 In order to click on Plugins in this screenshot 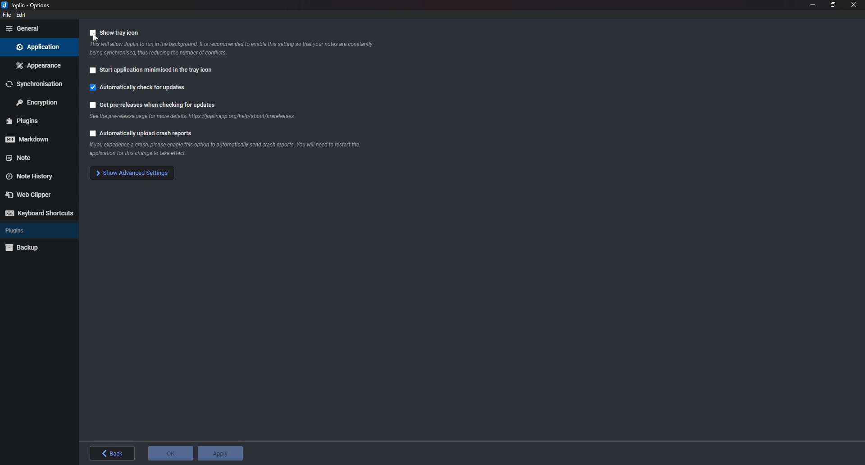, I will do `click(30, 231)`.